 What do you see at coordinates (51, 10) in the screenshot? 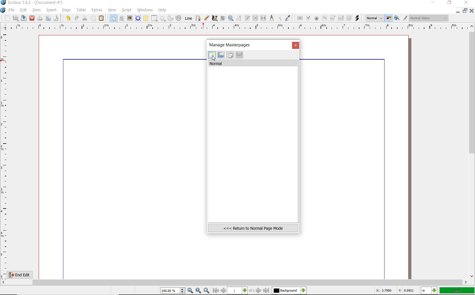
I see `insert` at bounding box center [51, 10].